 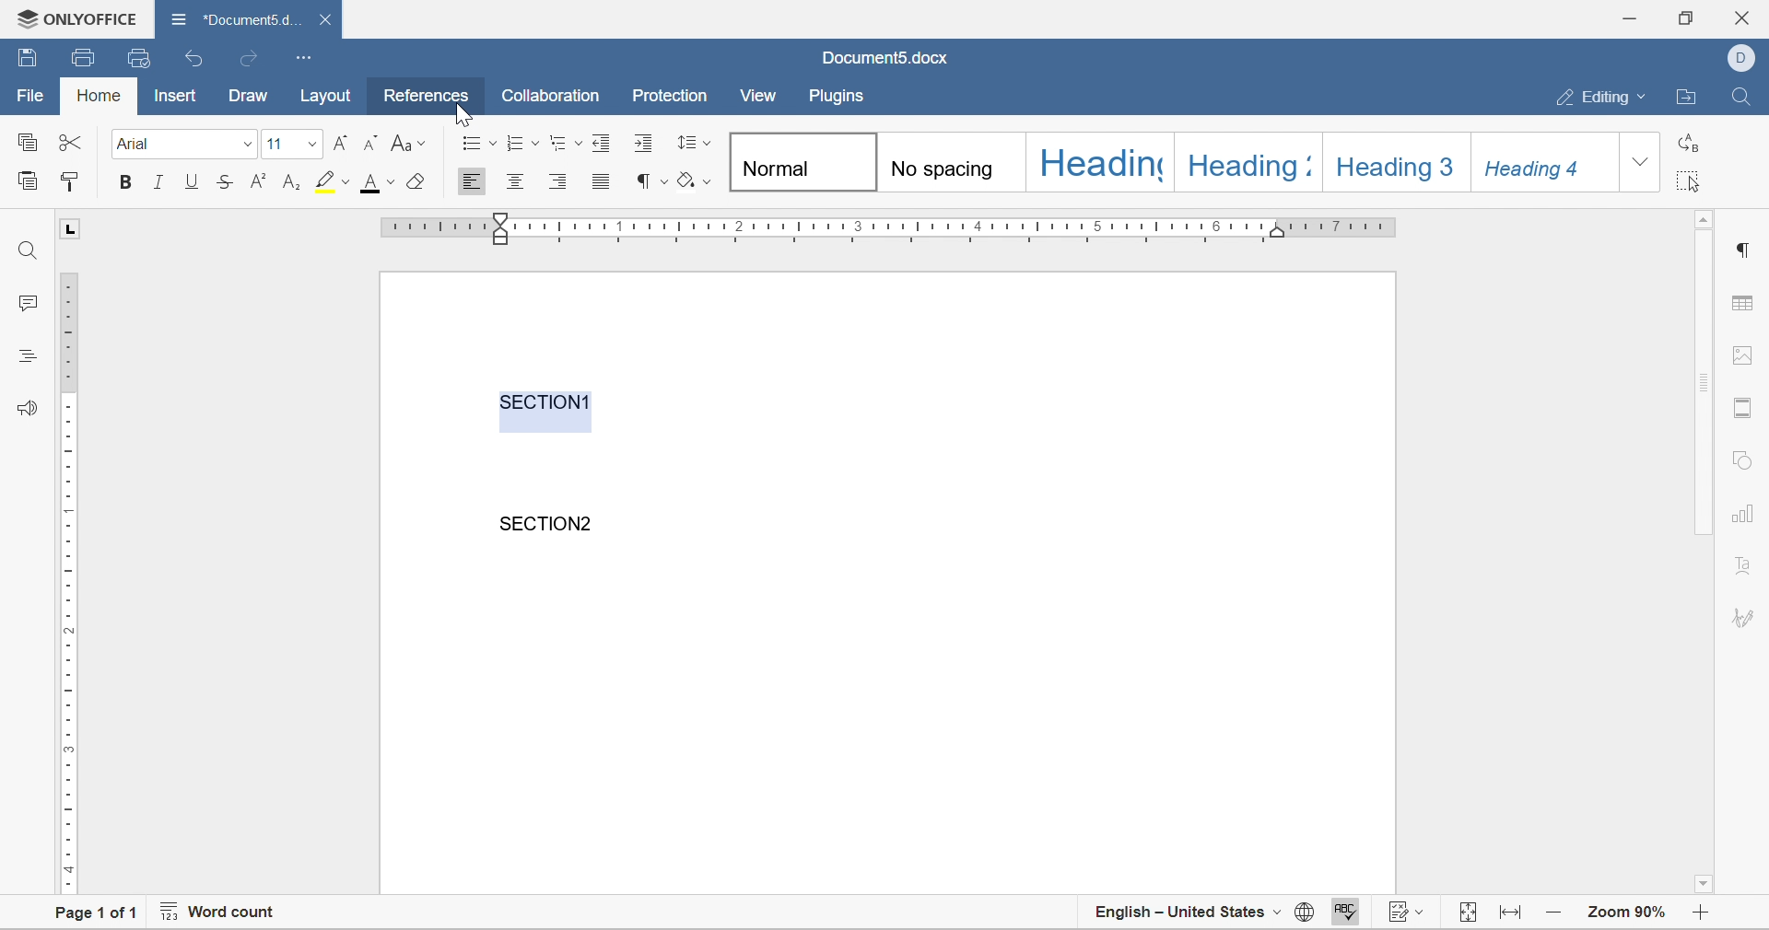 I want to click on table settings, so click(x=1746, y=306).